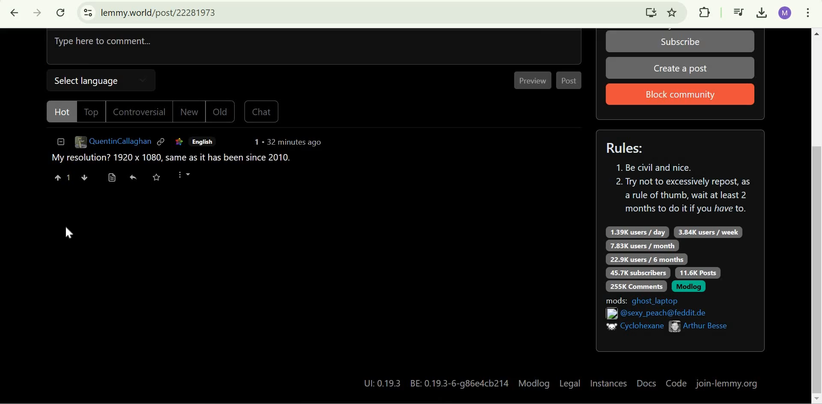  I want to click on BE: 0.19.3-6-g86e4cb214, so click(461, 382).